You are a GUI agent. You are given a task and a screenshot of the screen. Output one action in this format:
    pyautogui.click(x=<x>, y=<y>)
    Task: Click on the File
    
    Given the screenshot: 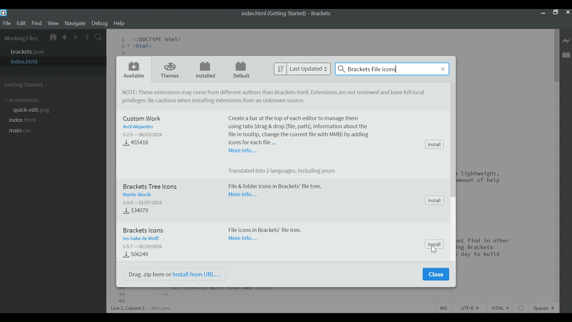 What is the action you would take?
    pyautogui.click(x=7, y=23)
    